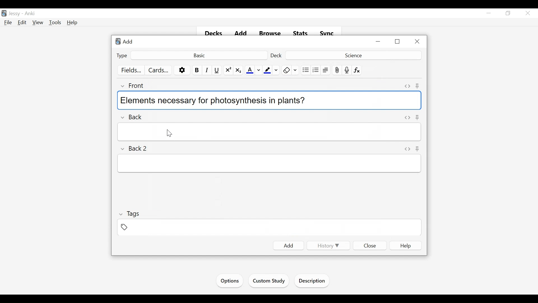 This screenshot has height=303, width=538. What do you see at coordinates (73, 22) in the screenshot?
I see `Help` at bounding box center [73, 22].